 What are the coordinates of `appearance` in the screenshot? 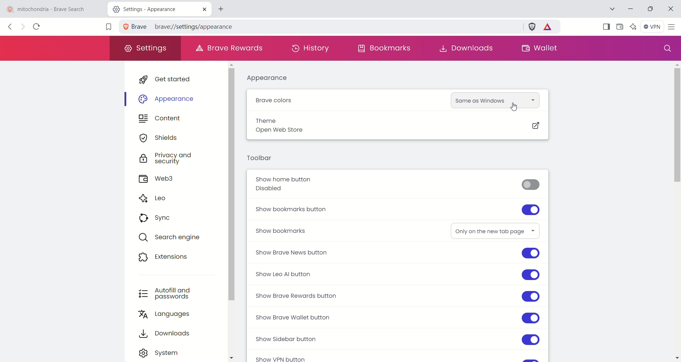 It's located at (270, 79).